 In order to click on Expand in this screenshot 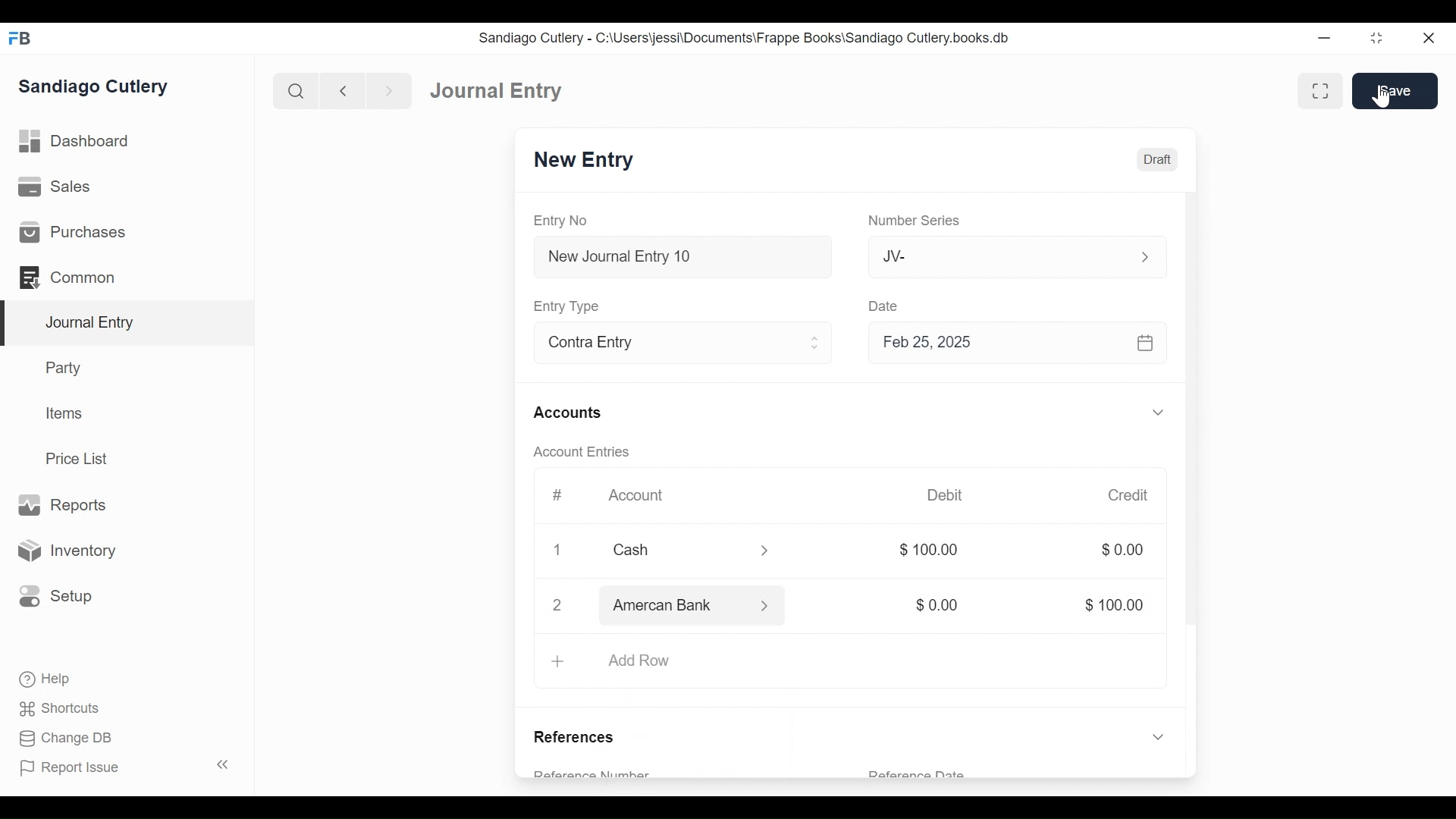, I will do `click(774, 605)`.